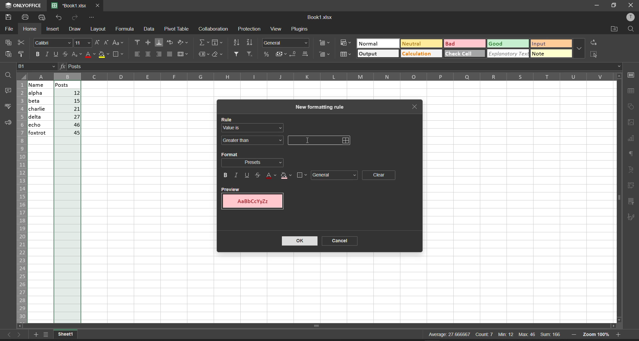  I want to click on output, so click(368, 54).